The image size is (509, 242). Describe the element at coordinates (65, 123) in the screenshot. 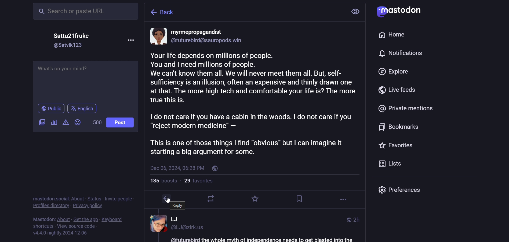

I see `content warning` at that location.